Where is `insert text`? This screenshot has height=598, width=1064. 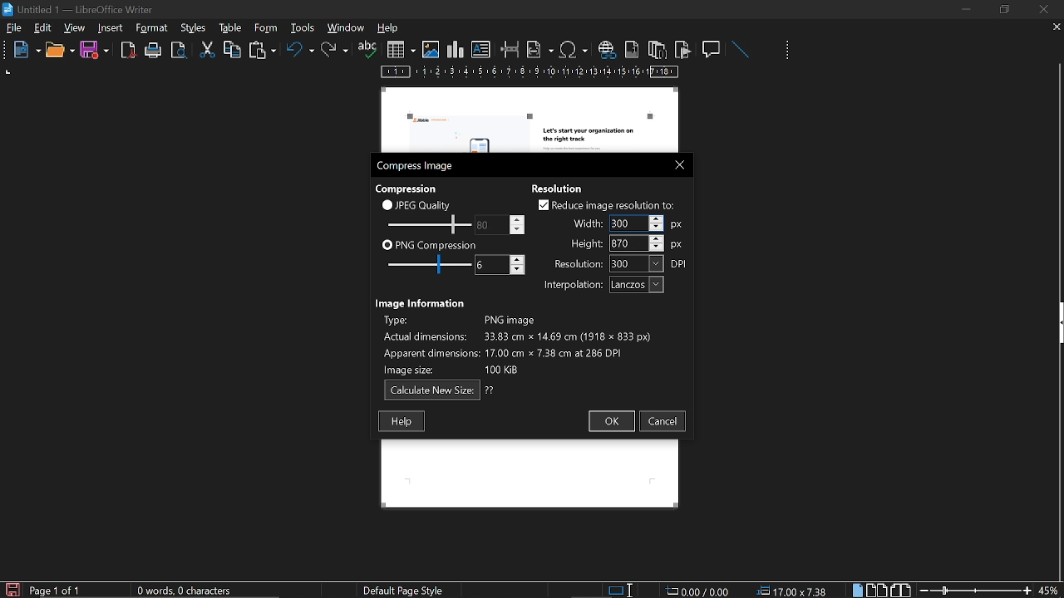
insert text is located at coordinates (481, 50).